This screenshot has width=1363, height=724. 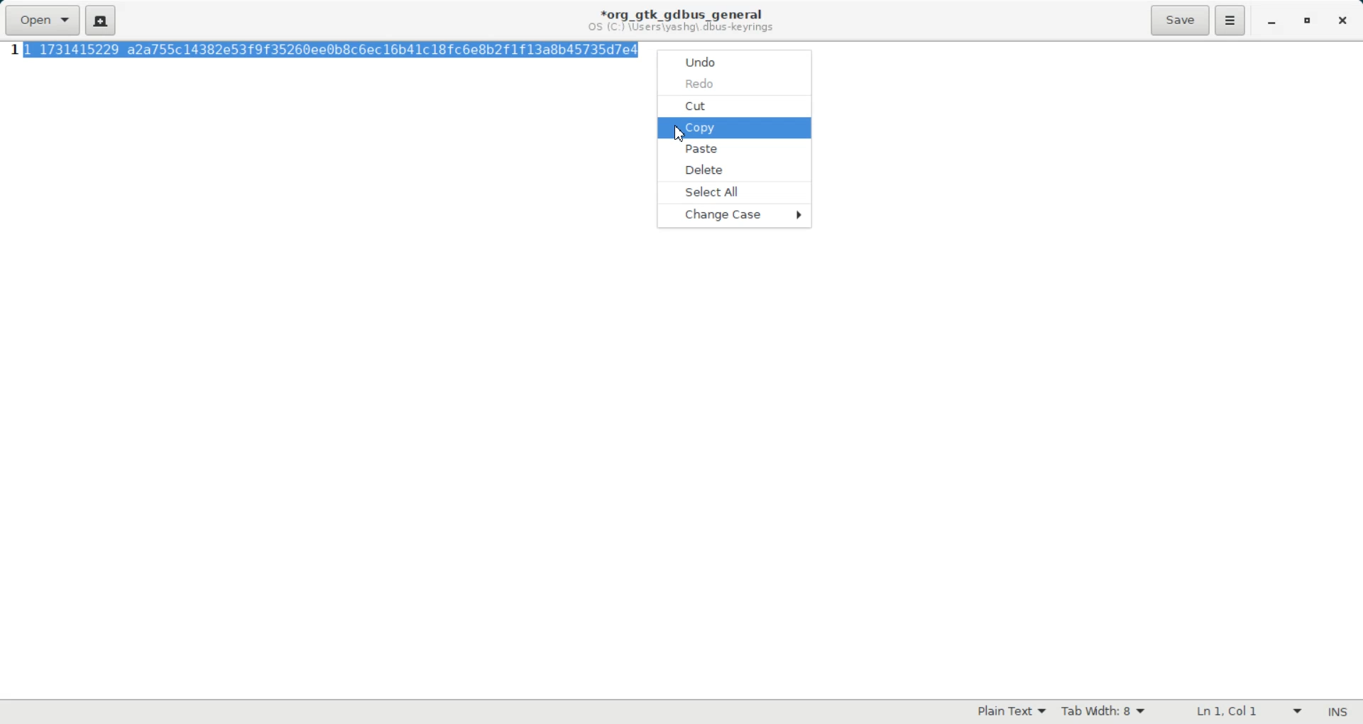 I want to click on Cut, so click(x=730, y=107).